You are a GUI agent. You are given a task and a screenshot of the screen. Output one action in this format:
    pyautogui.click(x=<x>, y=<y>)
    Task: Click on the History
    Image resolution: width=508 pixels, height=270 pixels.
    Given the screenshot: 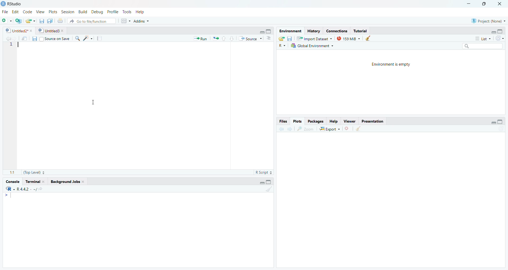 What is the action you would take?
    pyautogui.click(x=314, y=31)
    